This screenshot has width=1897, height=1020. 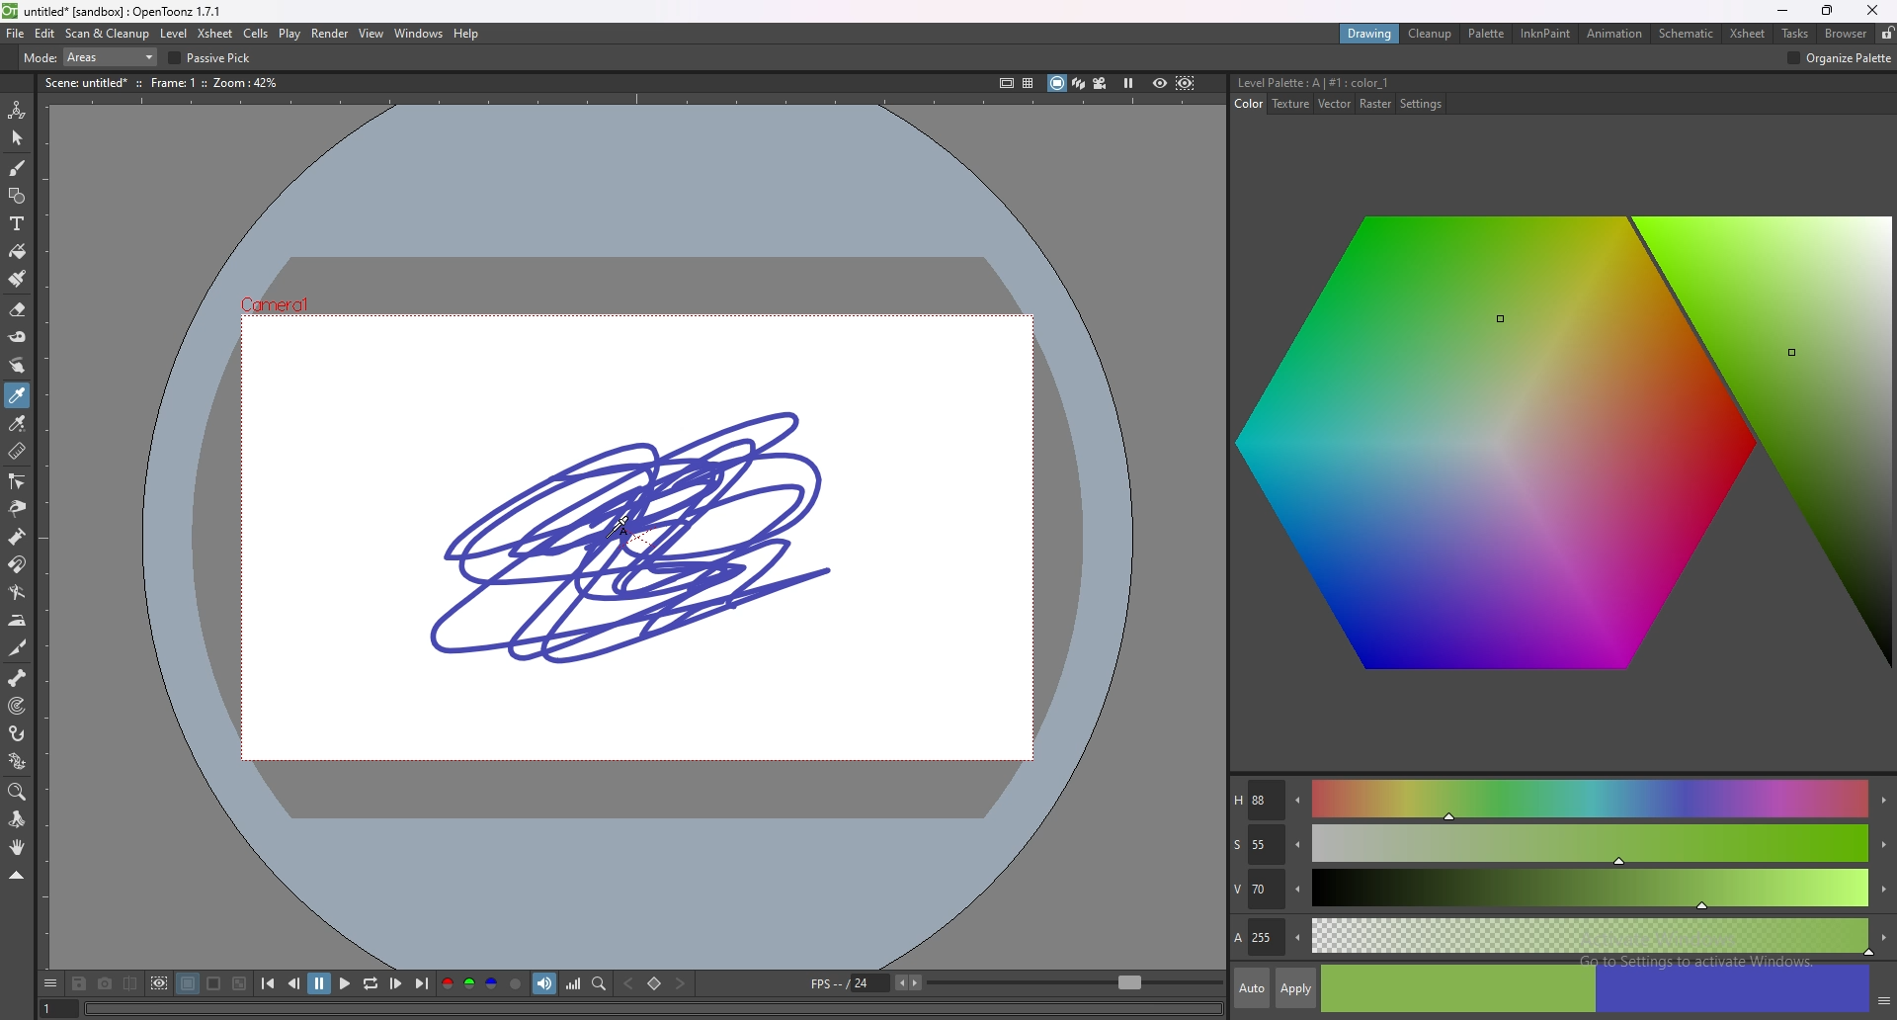 What do you see at coordinates (269, 983) in the screenshot?
I see `first frame` at bounding box center [269, 983].